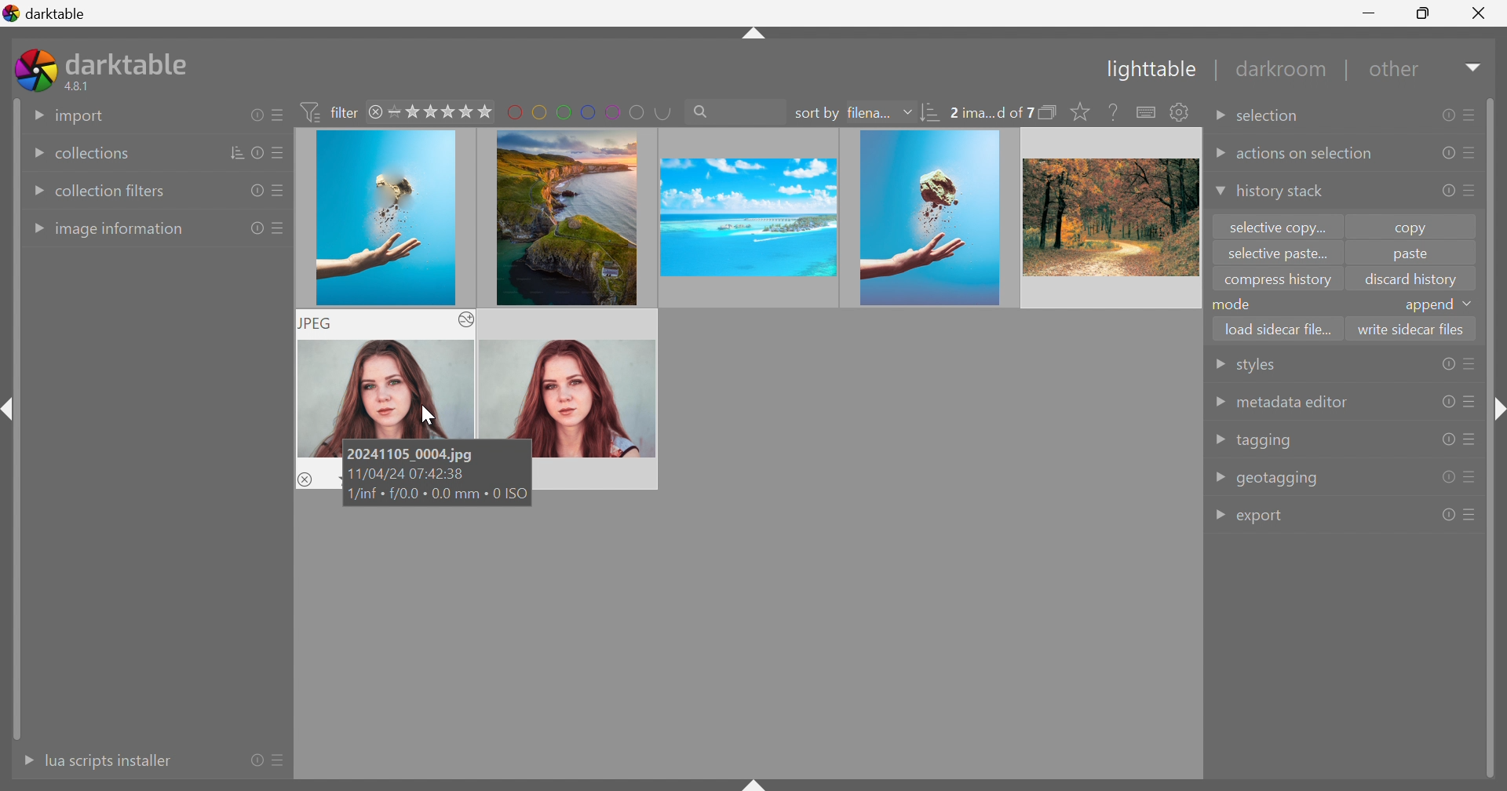 This screenshot has height=791, width=1507. I want to click on image, so click(930, 218).